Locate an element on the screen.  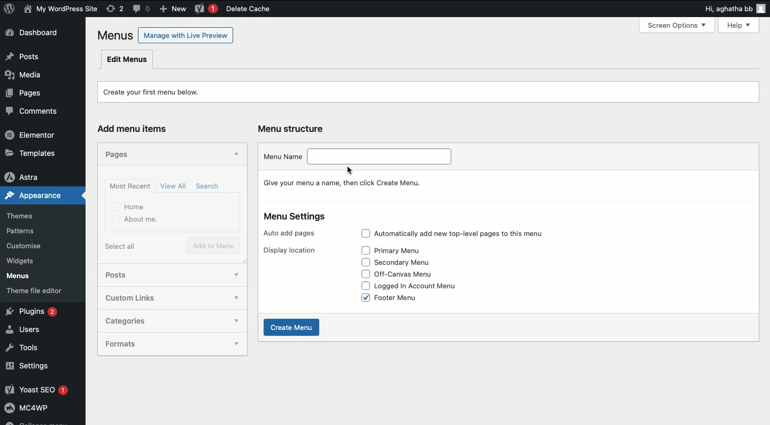
Create your first menu below is located at coordinates (156, 92).